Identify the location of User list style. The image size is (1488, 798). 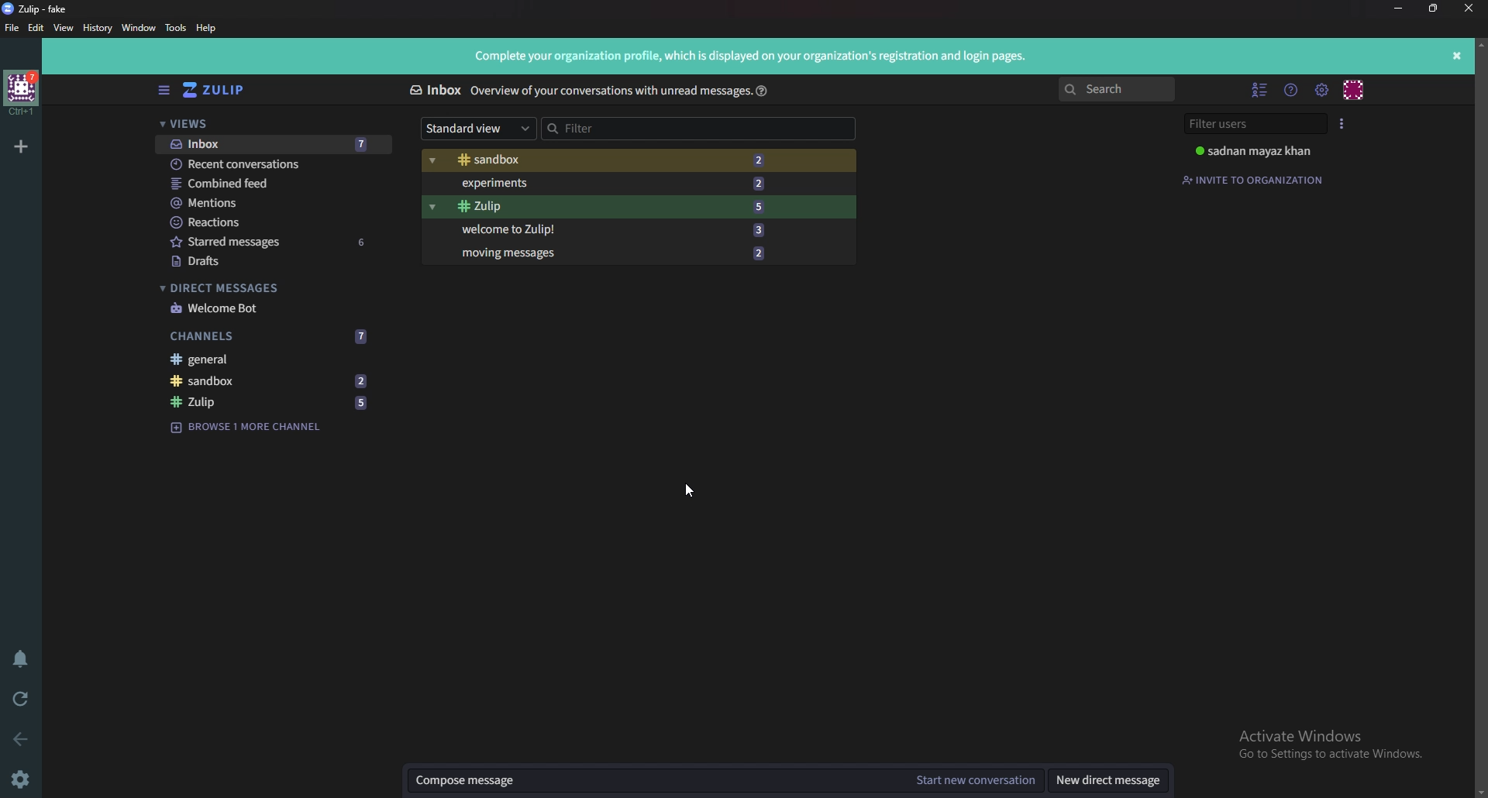
(1342, 123).